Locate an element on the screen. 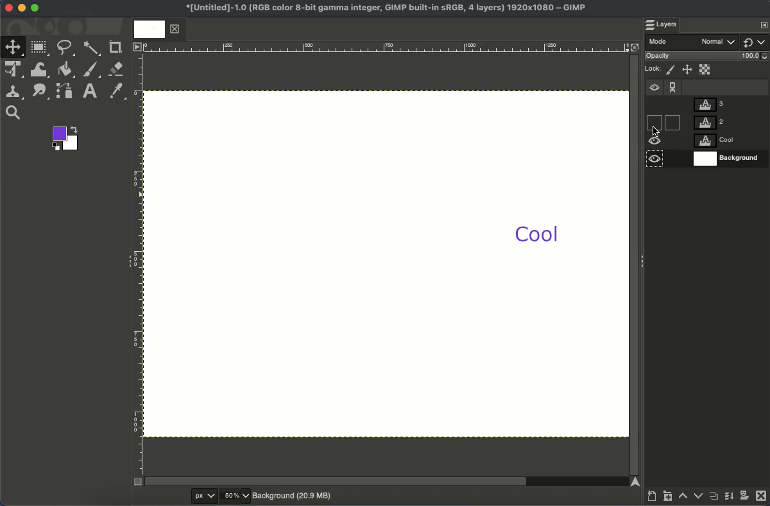  Eraser is located at coordinates (117, 69).